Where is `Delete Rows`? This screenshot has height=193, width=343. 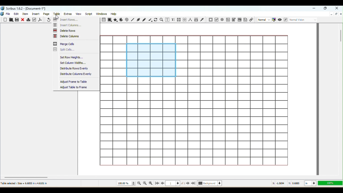 Delete Rows is located at coordinates (66, 30).